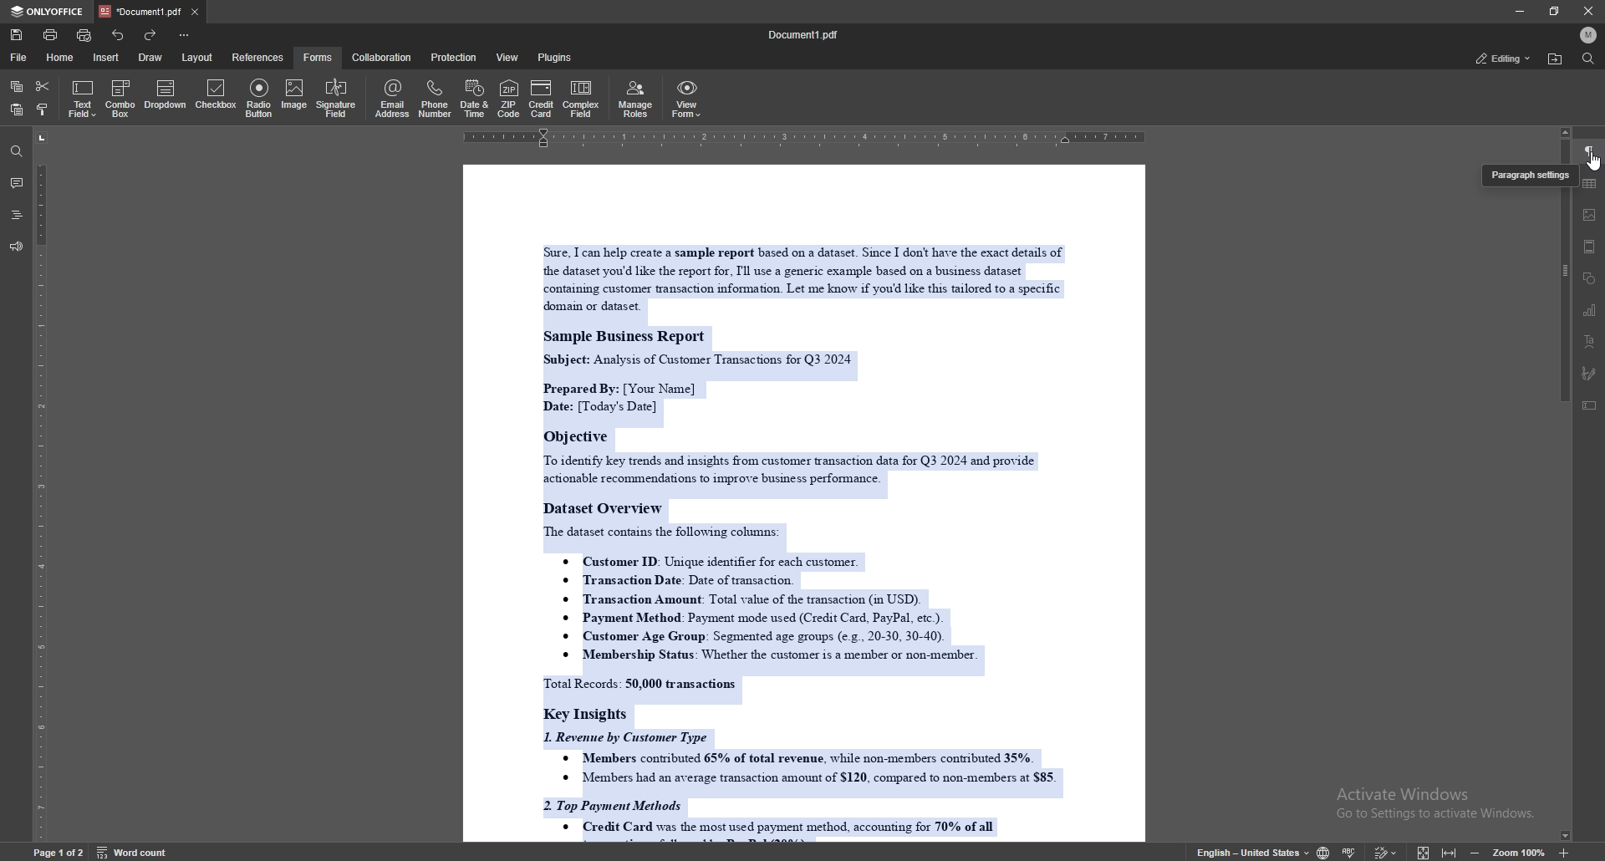 Image resolution: width=1605 pixels, height=861 pixels. What do you see at coordinates (141, 11) in the screenshot?
I see `tab` at bounding box center [141, 11].